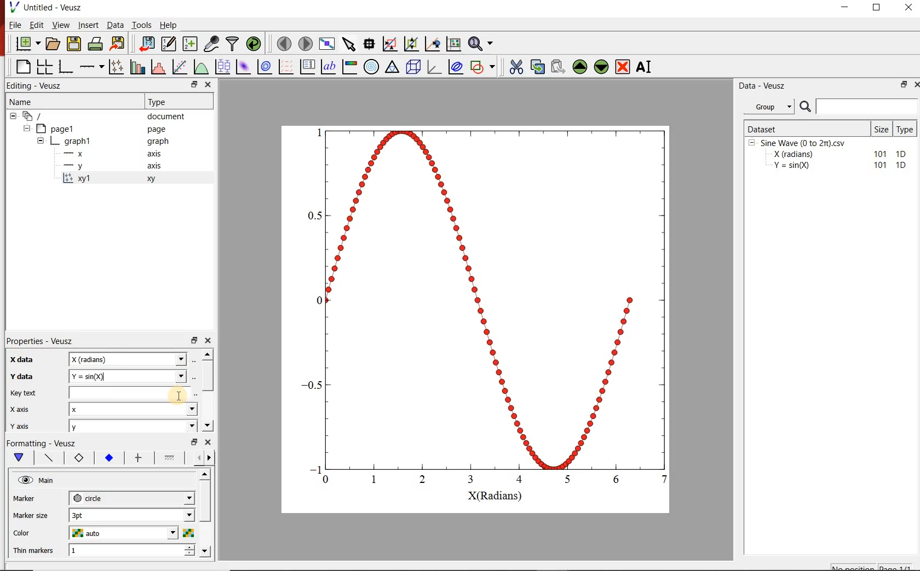  I want to click on Formatting - Veusz, so click(41, 442).